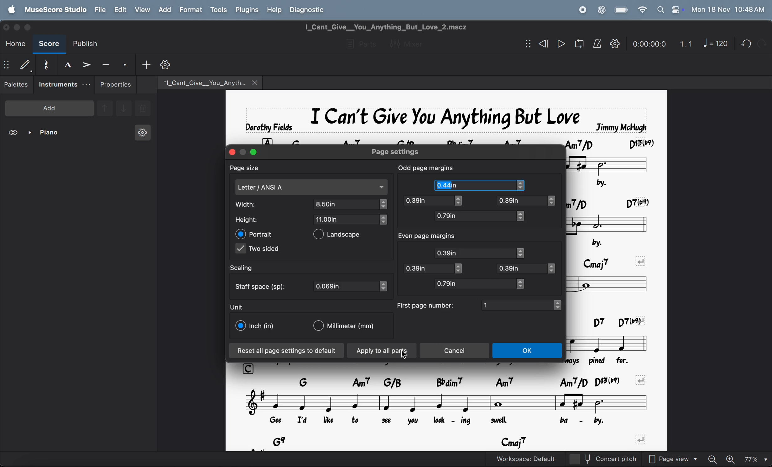 Image resolution: width=772 pixels, height=467 pixels. What do you see at coordinates (555, 201) in the screenshot?
I see `toggle` at bounding box center [555, 201].